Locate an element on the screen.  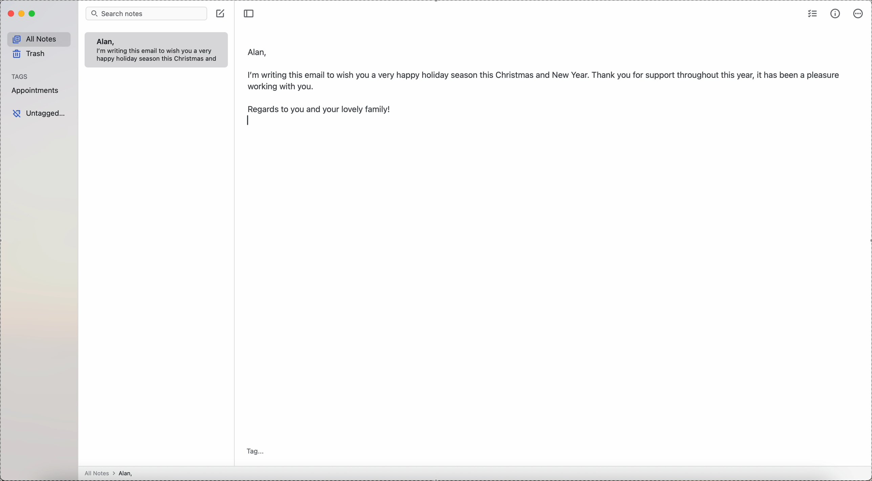
untagged is located at coordinates (39, 114).